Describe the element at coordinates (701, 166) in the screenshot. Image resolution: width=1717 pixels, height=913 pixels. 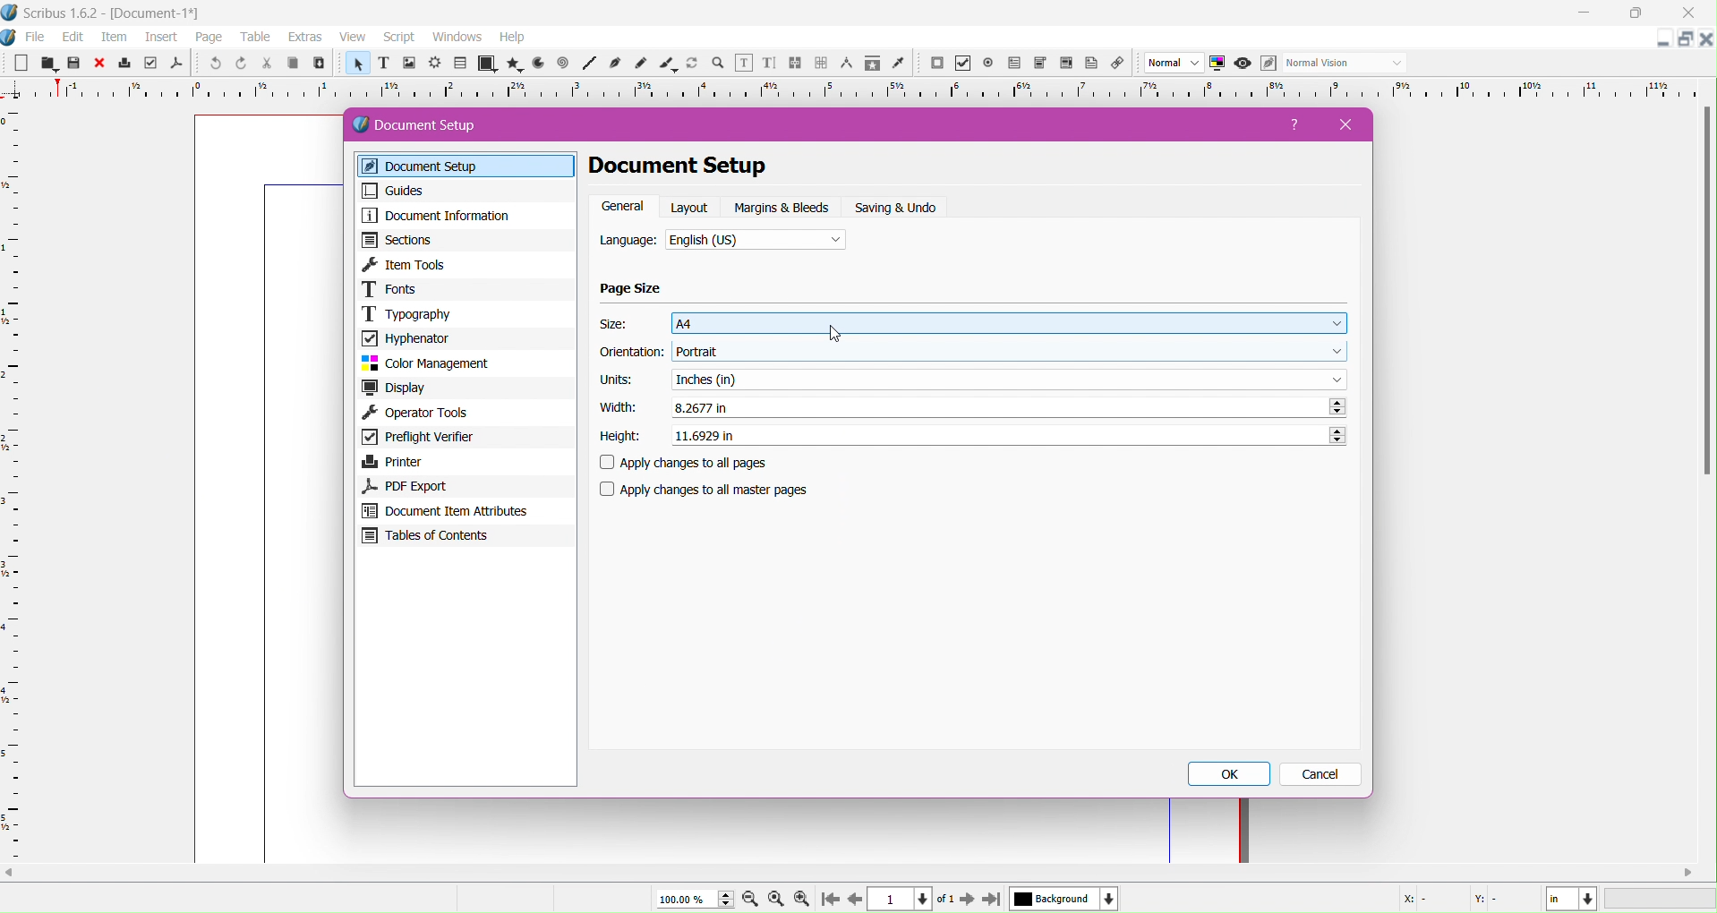
I see `Document Setup` at that location.